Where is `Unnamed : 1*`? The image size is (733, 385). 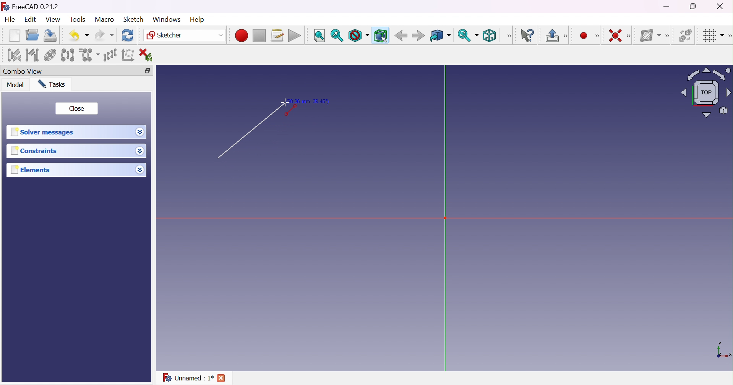 Unnamed : 1* is located at coordinates (188, 379).